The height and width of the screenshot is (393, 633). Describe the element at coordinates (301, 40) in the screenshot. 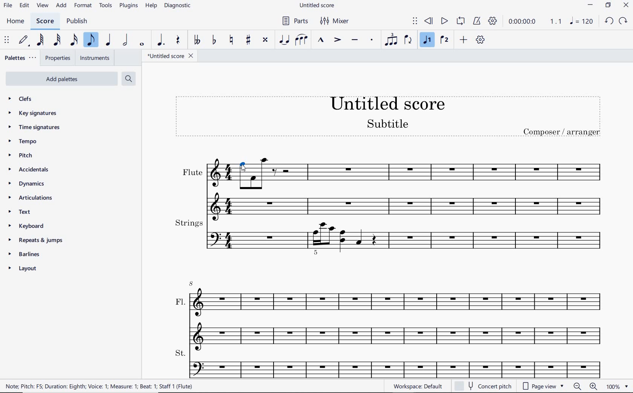

I see `SLUR` at that location.